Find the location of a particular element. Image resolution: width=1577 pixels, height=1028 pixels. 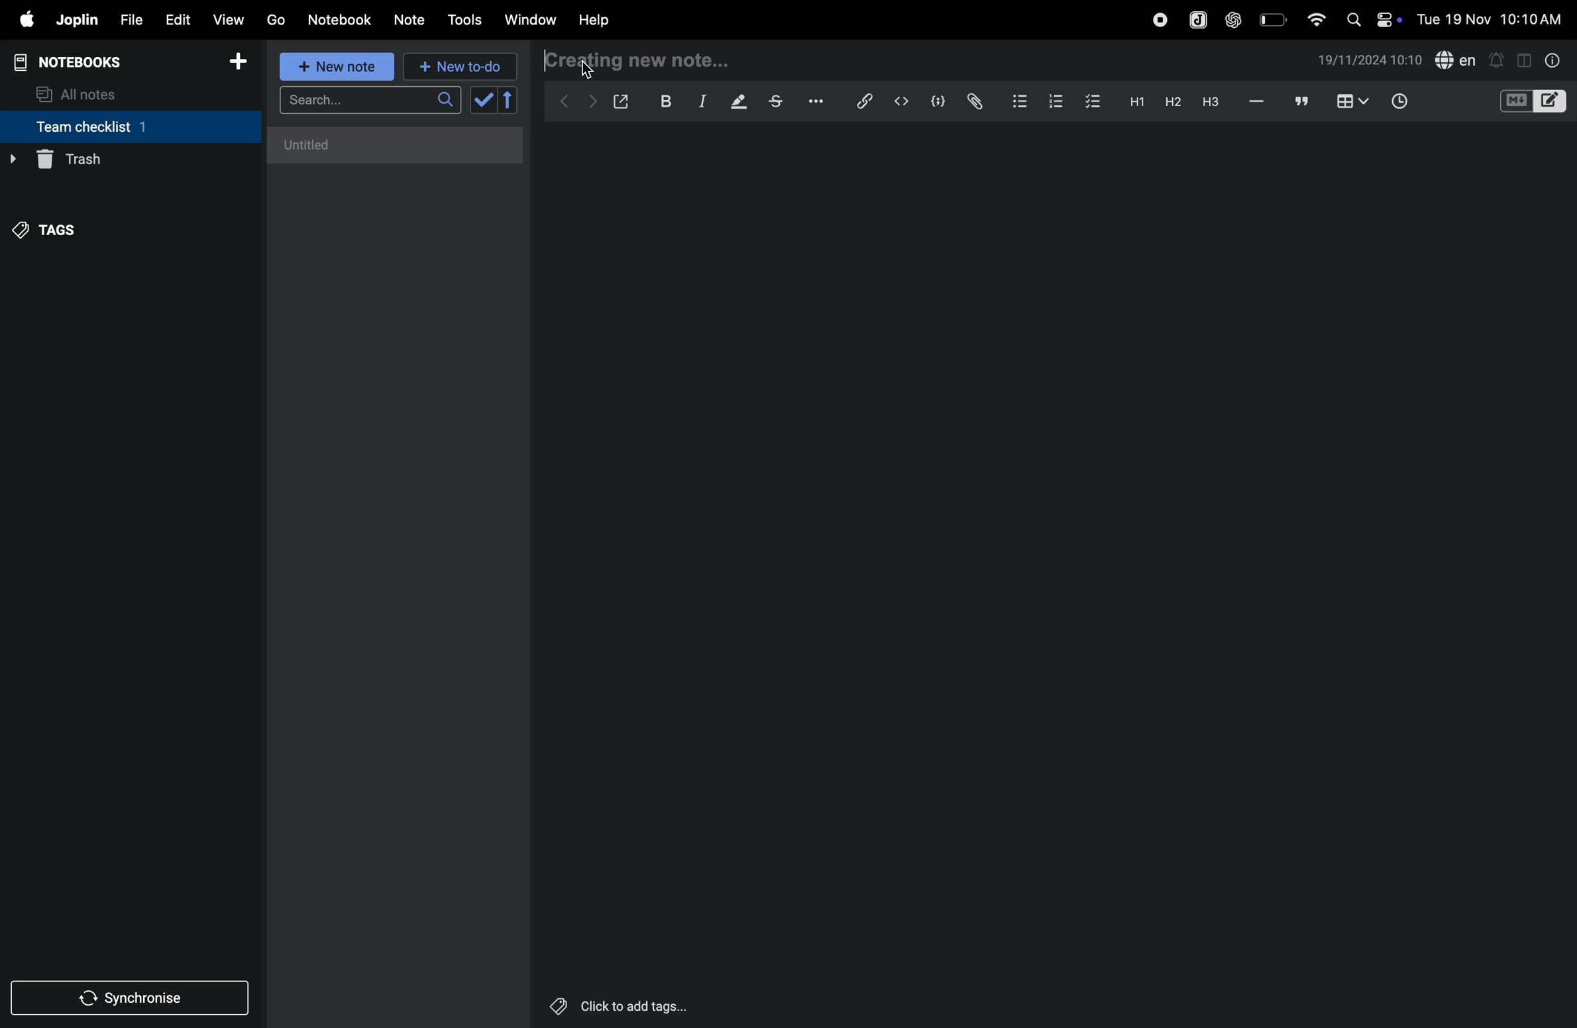

backward is located at coordinates (557, 101).